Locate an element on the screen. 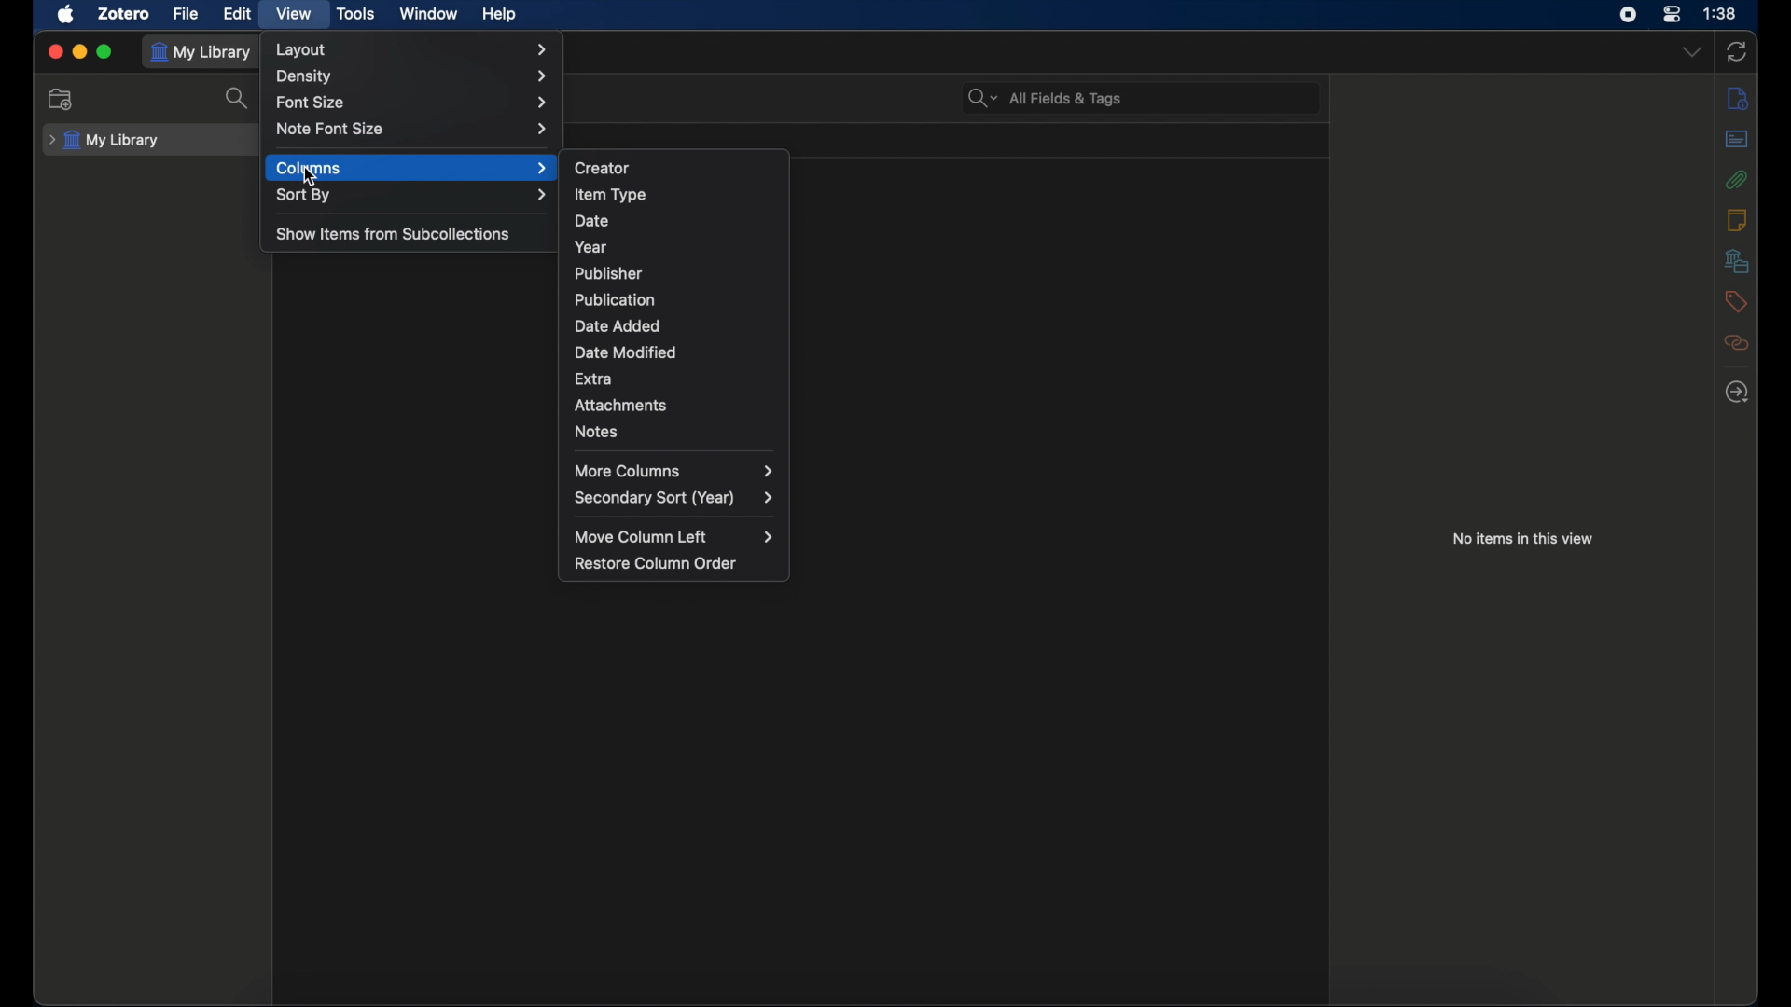  edit is located at coordinates (237, 12).